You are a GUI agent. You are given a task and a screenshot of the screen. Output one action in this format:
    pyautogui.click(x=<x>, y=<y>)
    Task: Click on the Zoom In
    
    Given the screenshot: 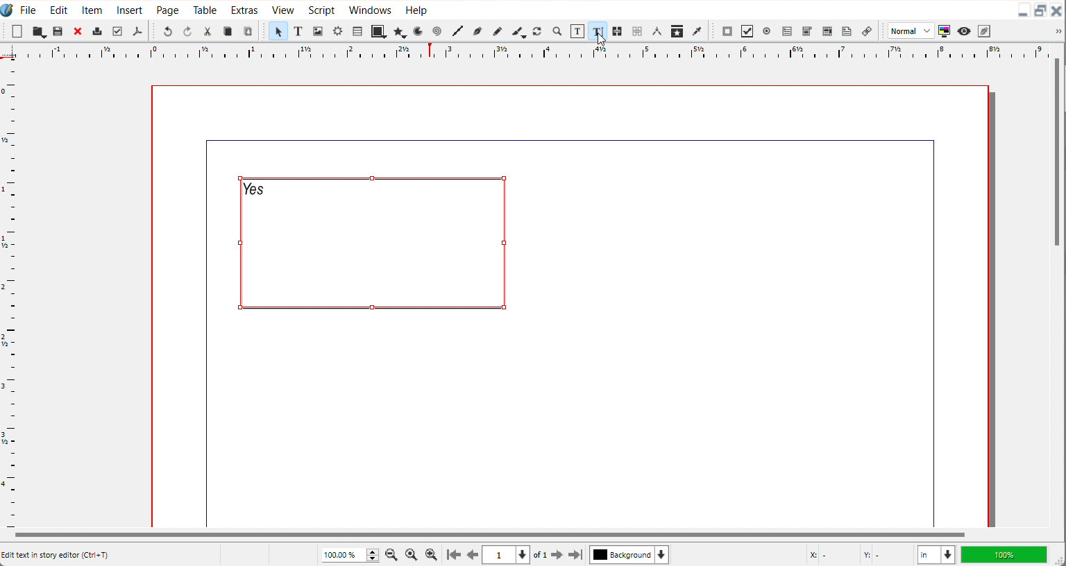 What is the action you would take?
    pyautogui.click(x=432, y=554)
    